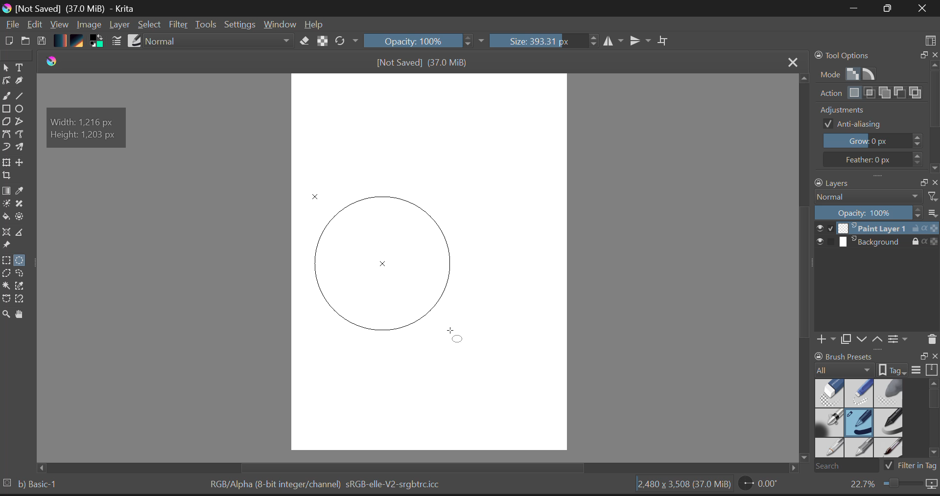  What do you see at coordinates (8, 231) in the screenshot?
I see `Assistant Tool` at bounding box center [8, 231].